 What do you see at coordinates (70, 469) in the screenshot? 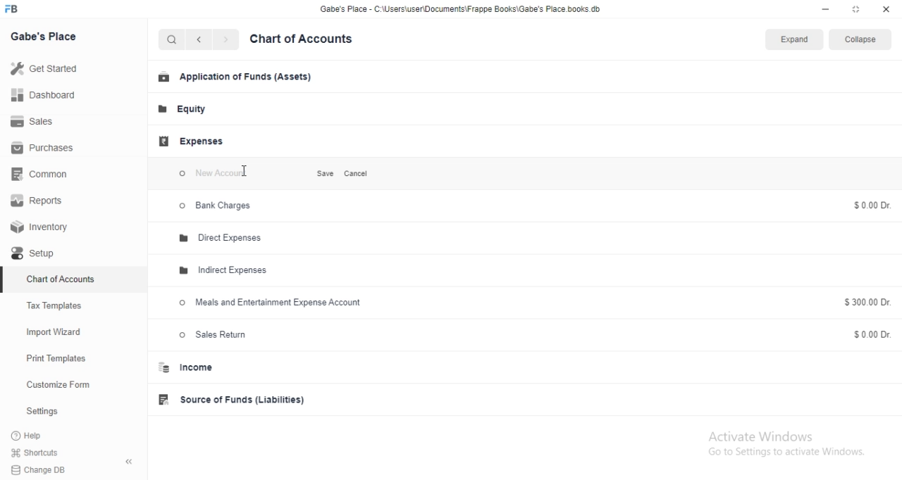
I see `Change DB` at bounding box center [70, 469].